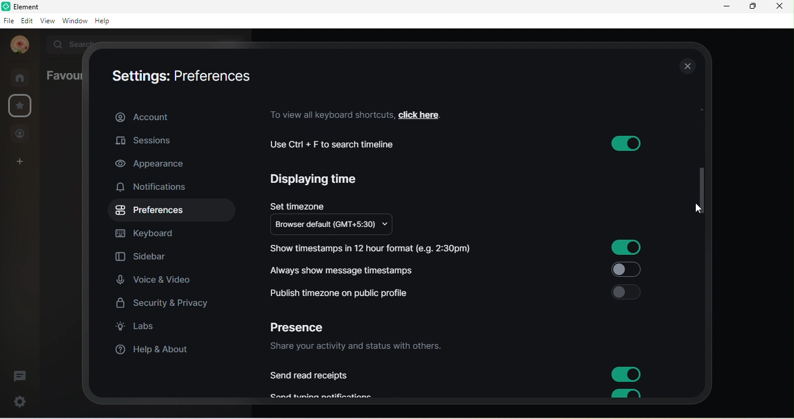  Describe the element at coordinates (328, 395) in the screenshot. I see `Send typing notifications` at that location.